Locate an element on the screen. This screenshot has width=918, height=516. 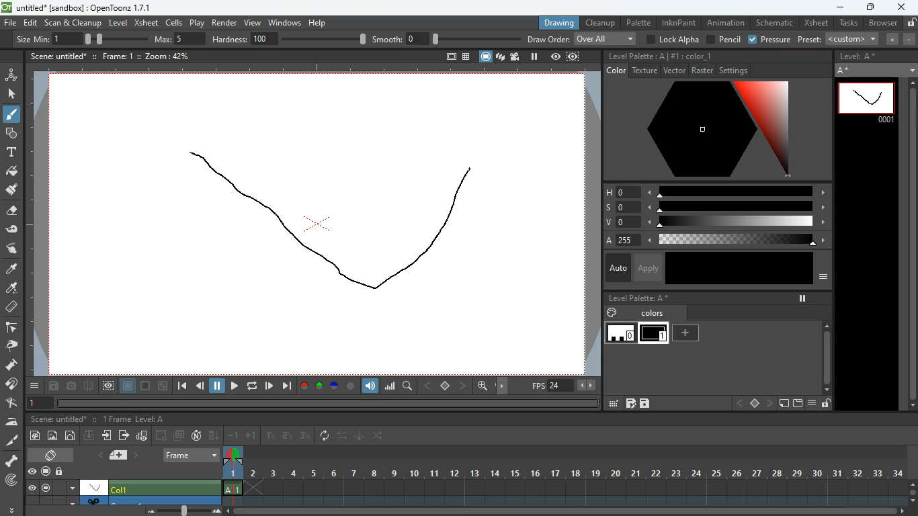
vector is located at coordinates (673, 70).